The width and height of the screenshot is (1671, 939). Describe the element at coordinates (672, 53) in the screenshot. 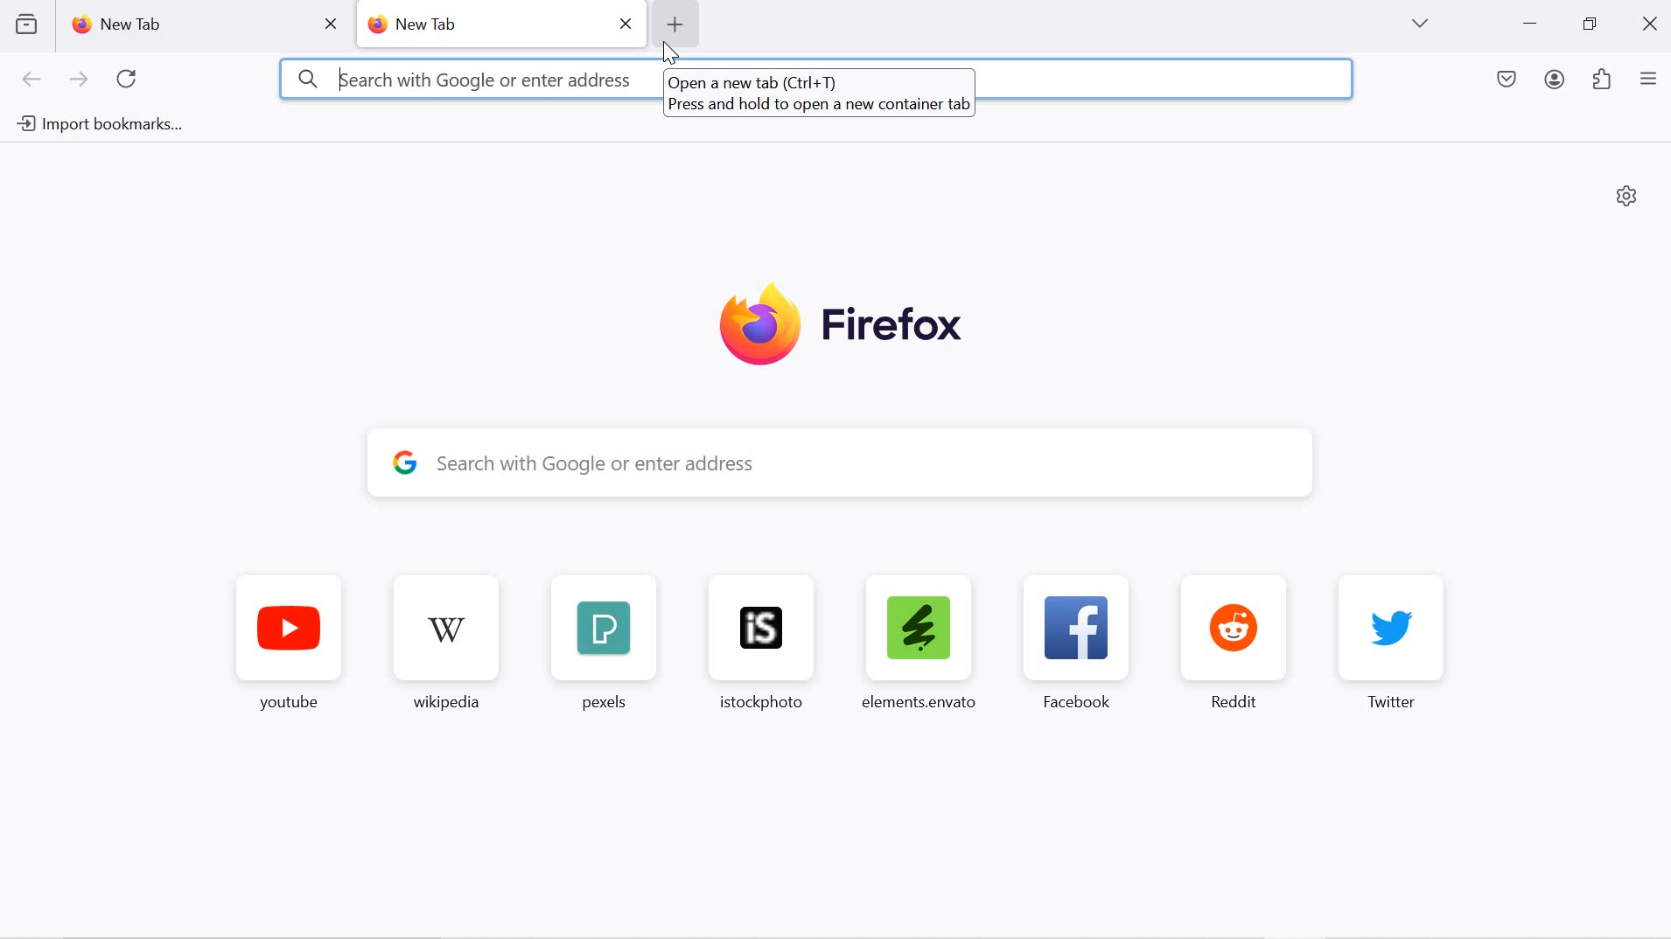

I see `cursor` at that location.